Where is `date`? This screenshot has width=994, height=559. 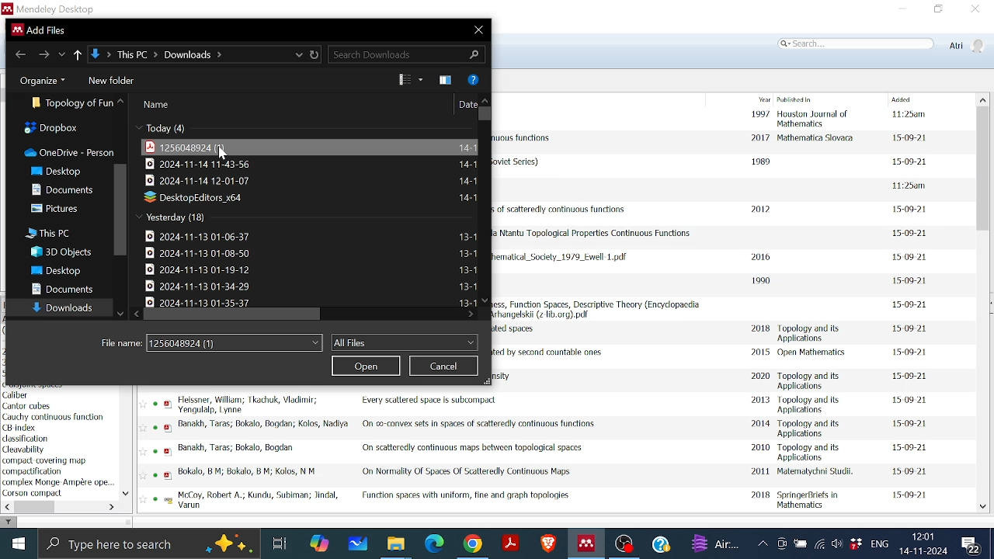
date is located at coordinates (910, 115).